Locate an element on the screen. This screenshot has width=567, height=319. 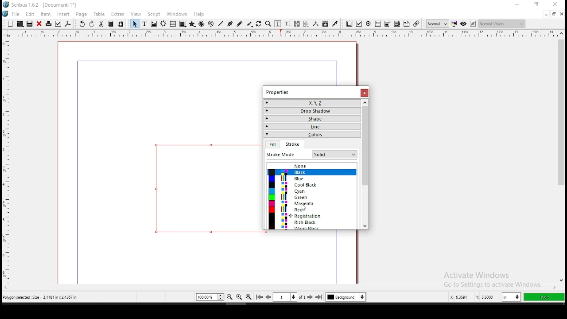
scroll bar is located at coordinates (561, 157).